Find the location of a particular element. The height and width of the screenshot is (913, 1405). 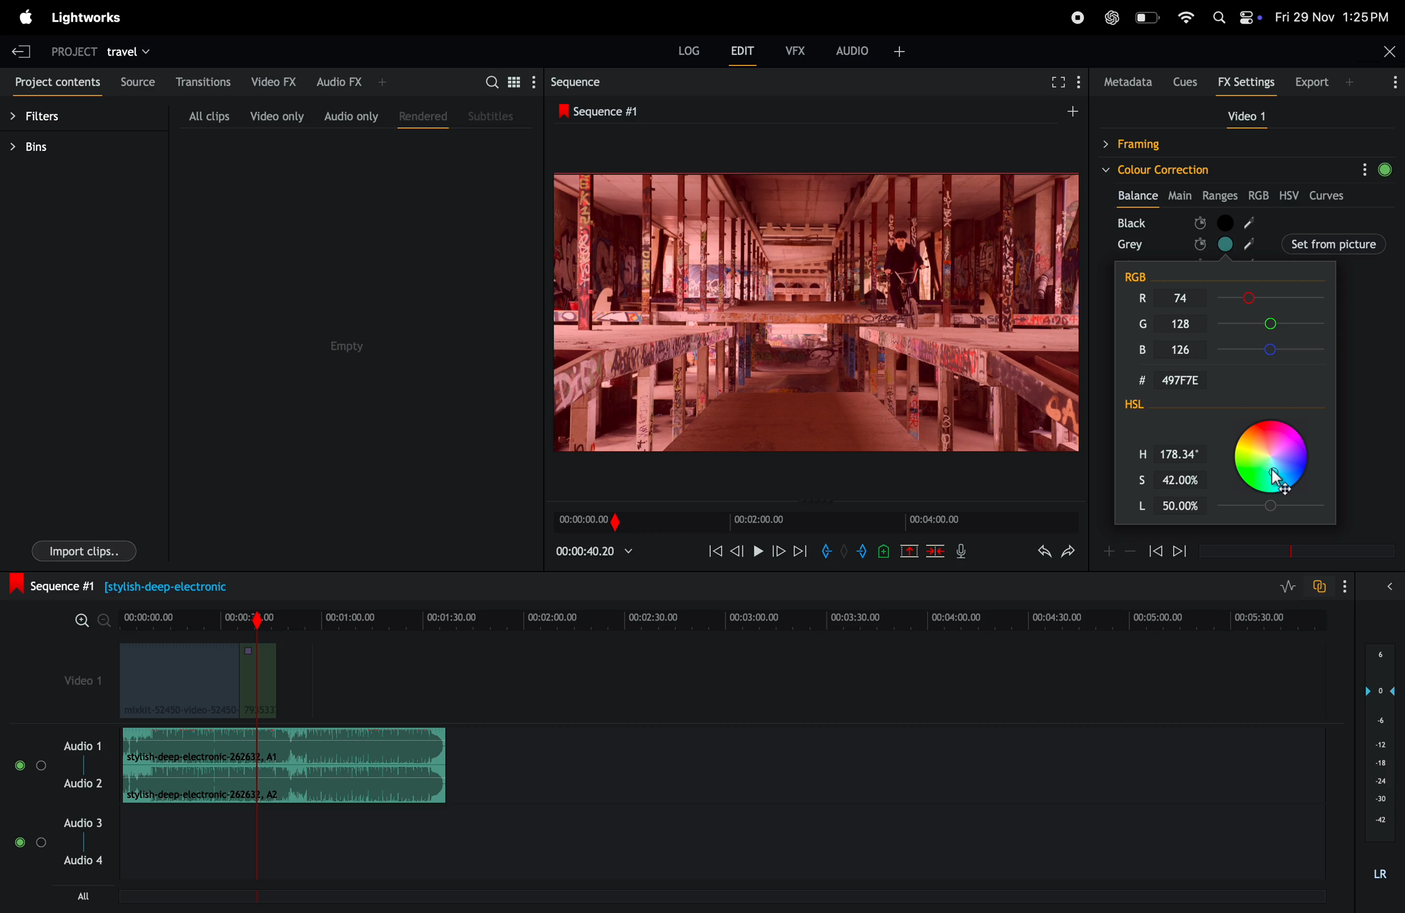

Fx settings is located at coordinates (1246, 84).